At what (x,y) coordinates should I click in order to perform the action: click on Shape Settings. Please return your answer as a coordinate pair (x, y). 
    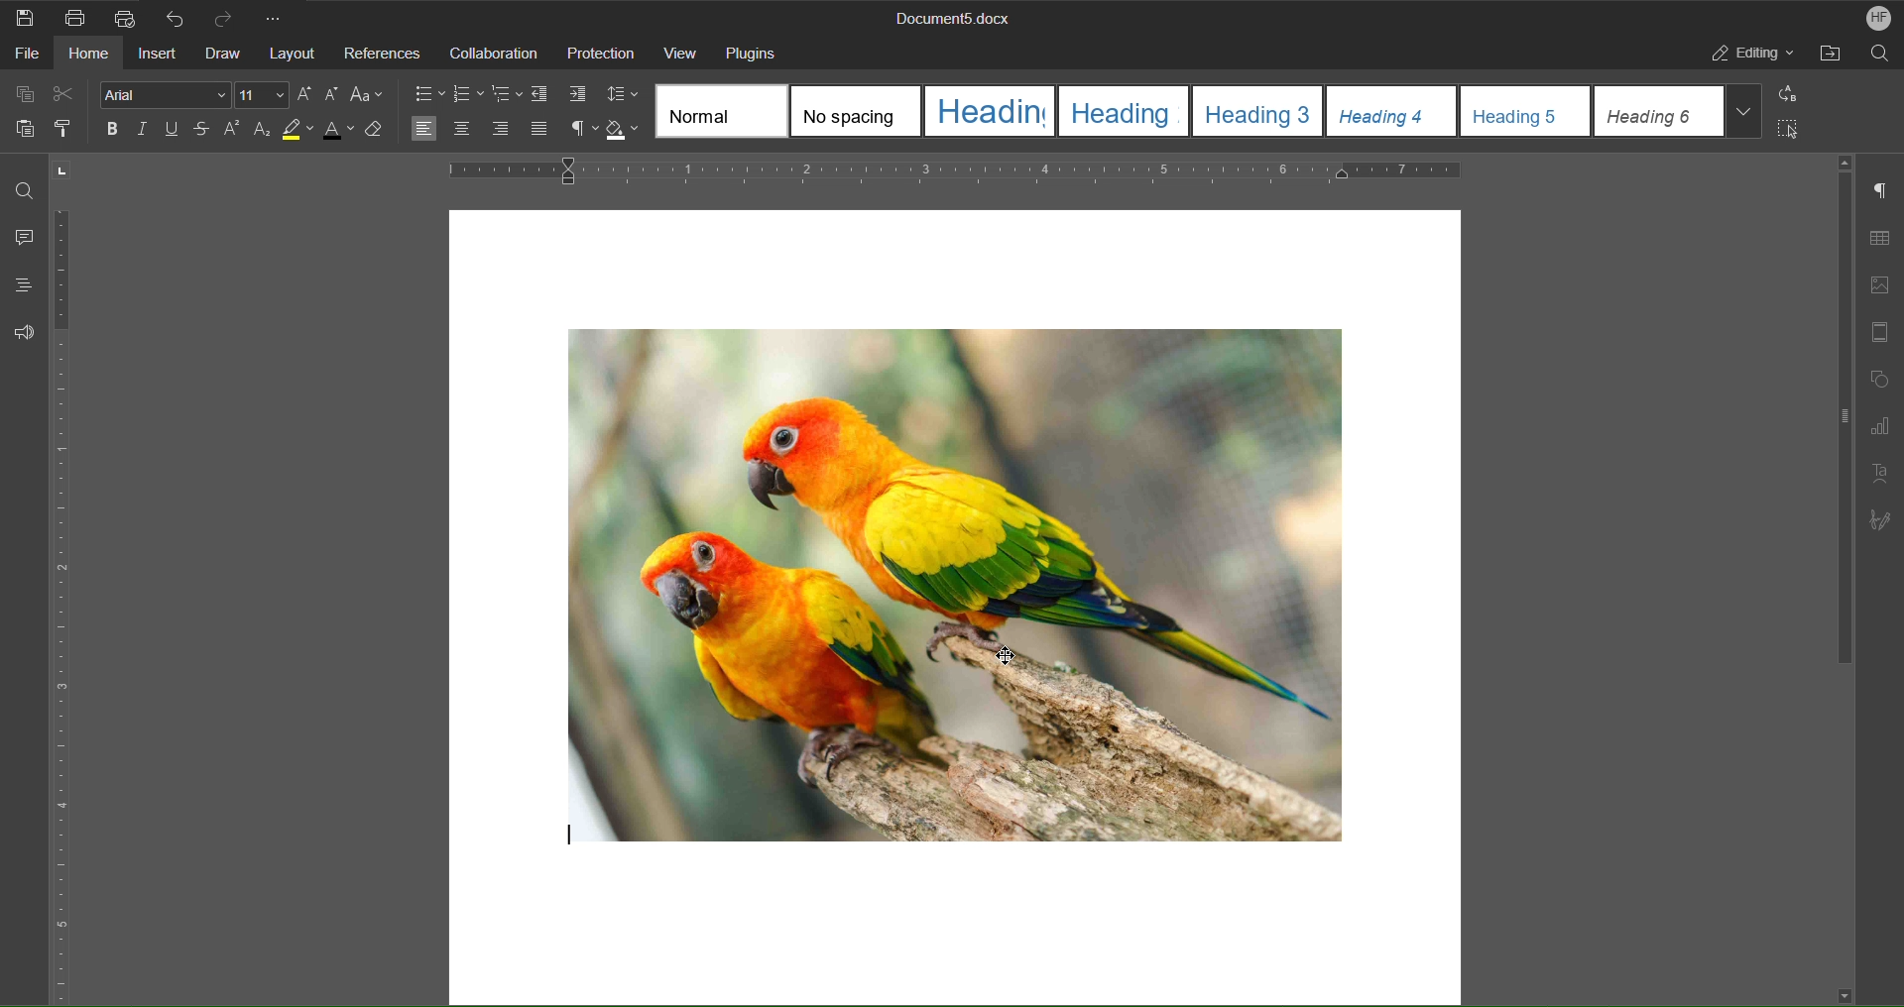
    Looking at the image, I should click on (1878, 384).